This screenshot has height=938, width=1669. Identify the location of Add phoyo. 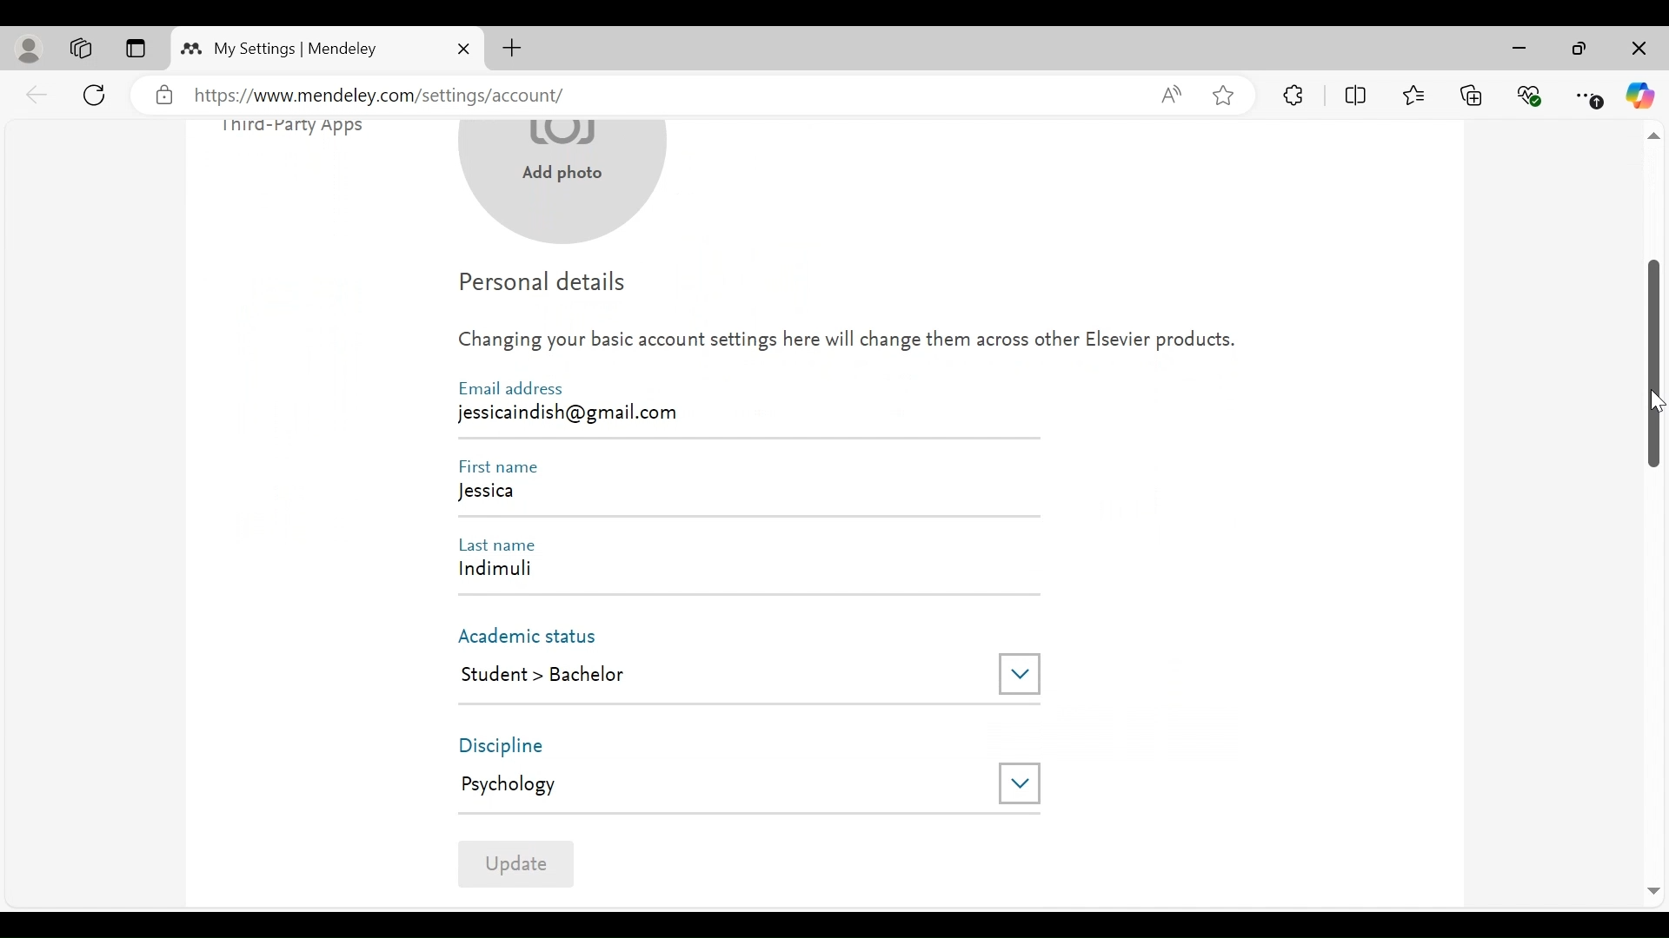
(564, 185).